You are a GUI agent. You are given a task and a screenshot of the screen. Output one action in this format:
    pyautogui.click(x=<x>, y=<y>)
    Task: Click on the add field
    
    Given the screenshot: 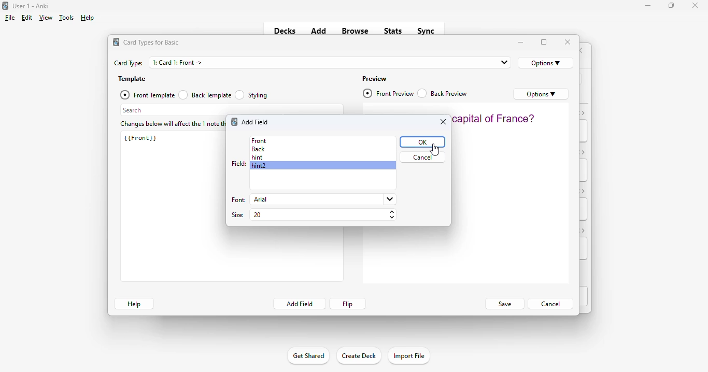 What is the action you would take?
    pyautogui.click(x=256, y=122)
    